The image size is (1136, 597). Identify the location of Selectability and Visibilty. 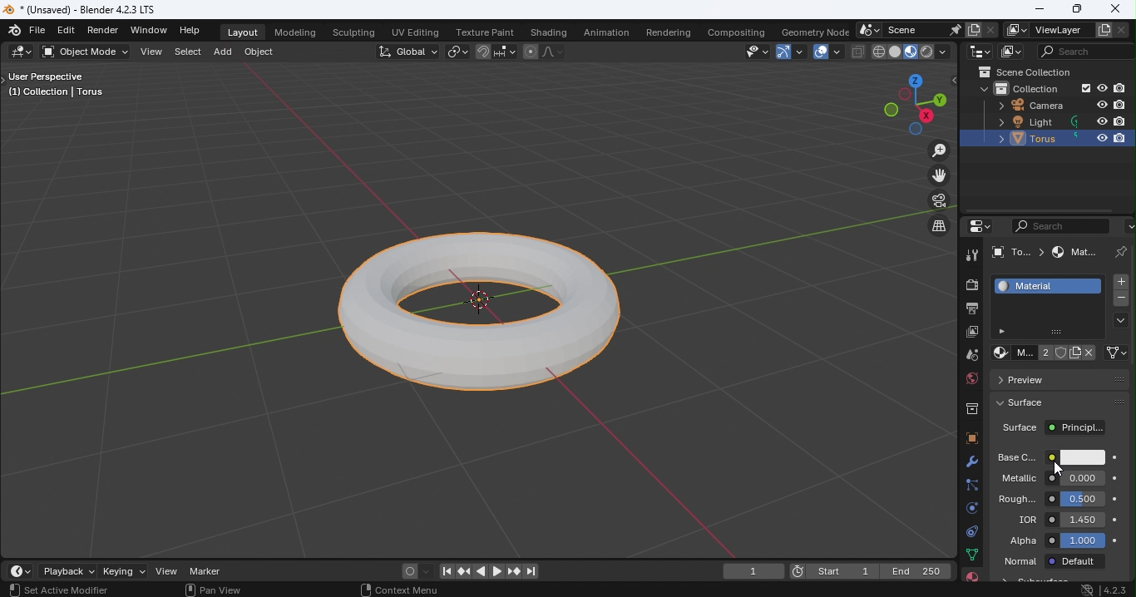
(733, 52).